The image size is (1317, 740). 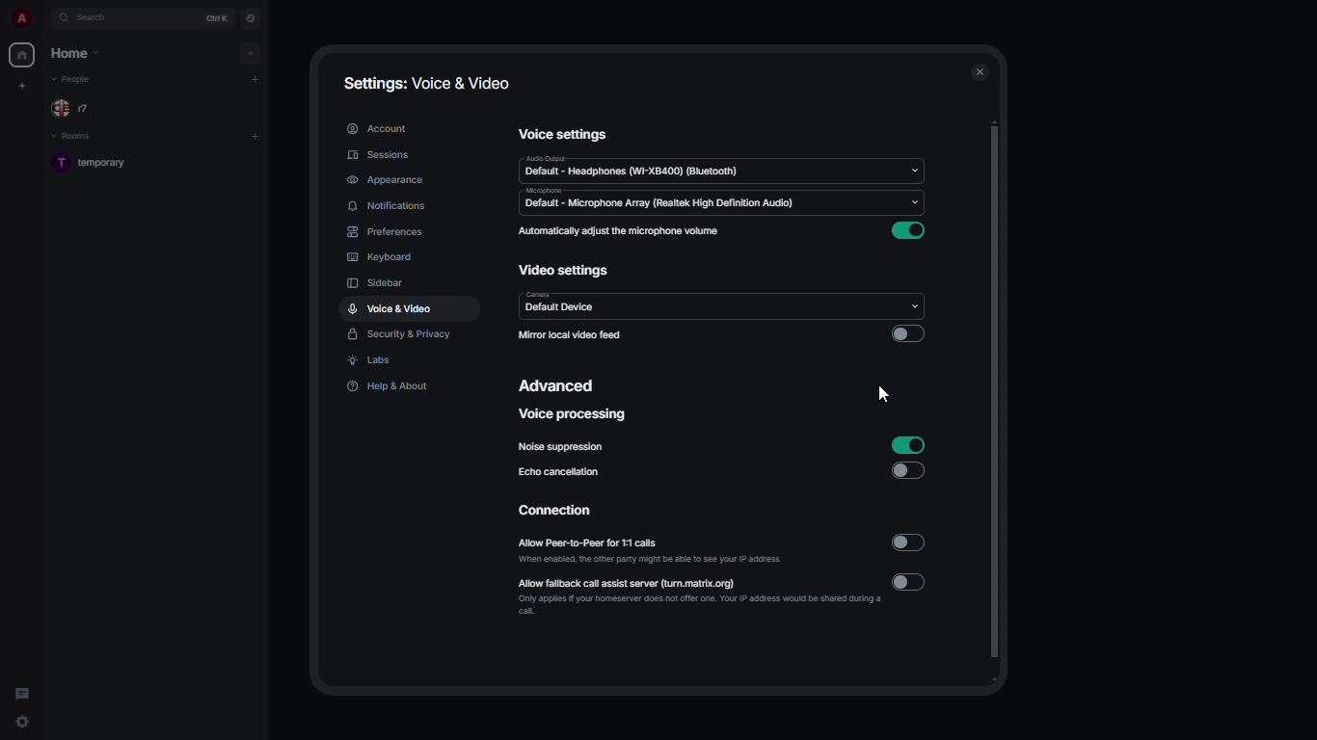 I want to click on allow peer-to-peer for 1:1 calls, so click(x=653, y=552).